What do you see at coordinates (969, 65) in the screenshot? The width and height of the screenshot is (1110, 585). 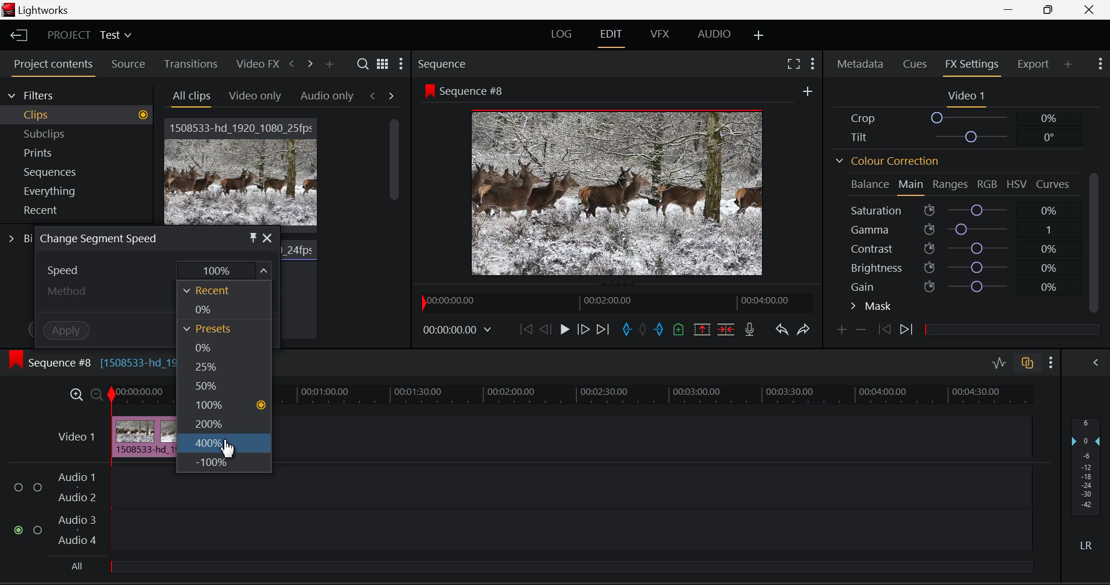 I see `FX Settings` at bounding box center [969, 65].